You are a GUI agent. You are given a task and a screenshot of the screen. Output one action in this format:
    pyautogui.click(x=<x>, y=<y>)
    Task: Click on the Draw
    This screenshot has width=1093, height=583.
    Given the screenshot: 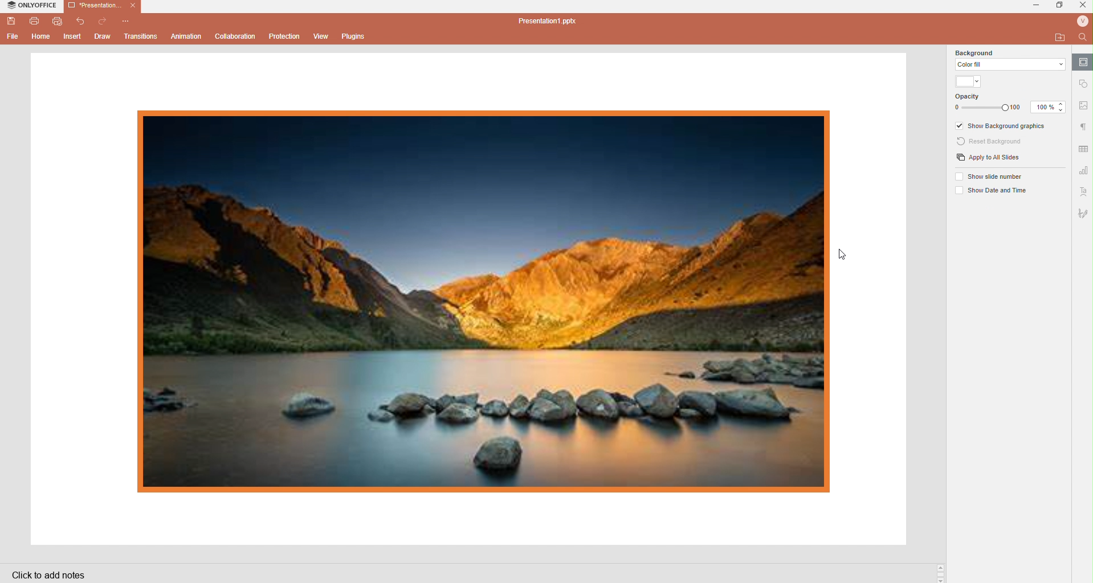 What is the action you would take?
    pyautogui.click(x=104, y=38)
    